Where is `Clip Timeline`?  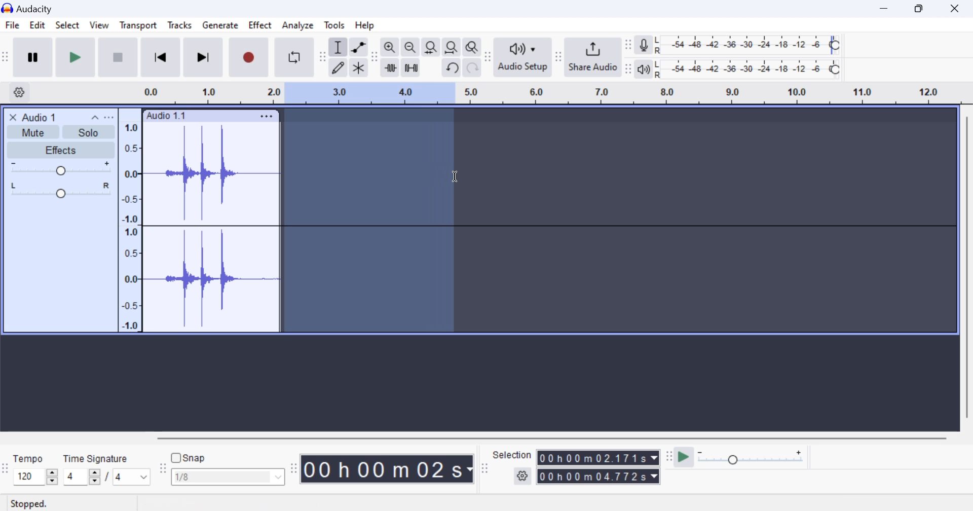
Clip Timeline is located at coordinates (541, 94).